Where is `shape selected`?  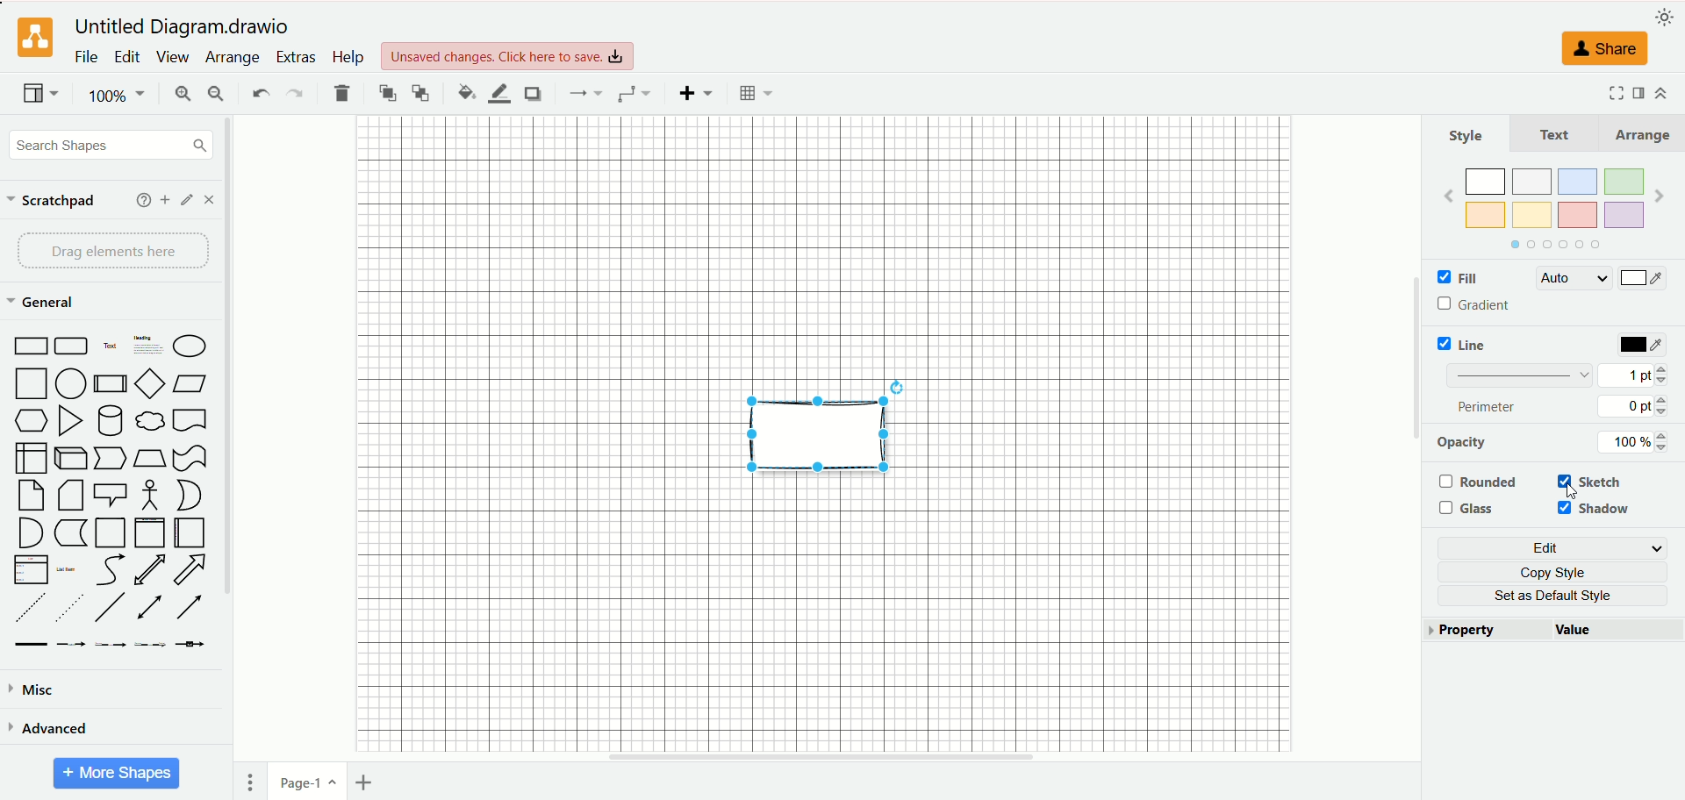 shape selected is located at coordinates (818, 428).